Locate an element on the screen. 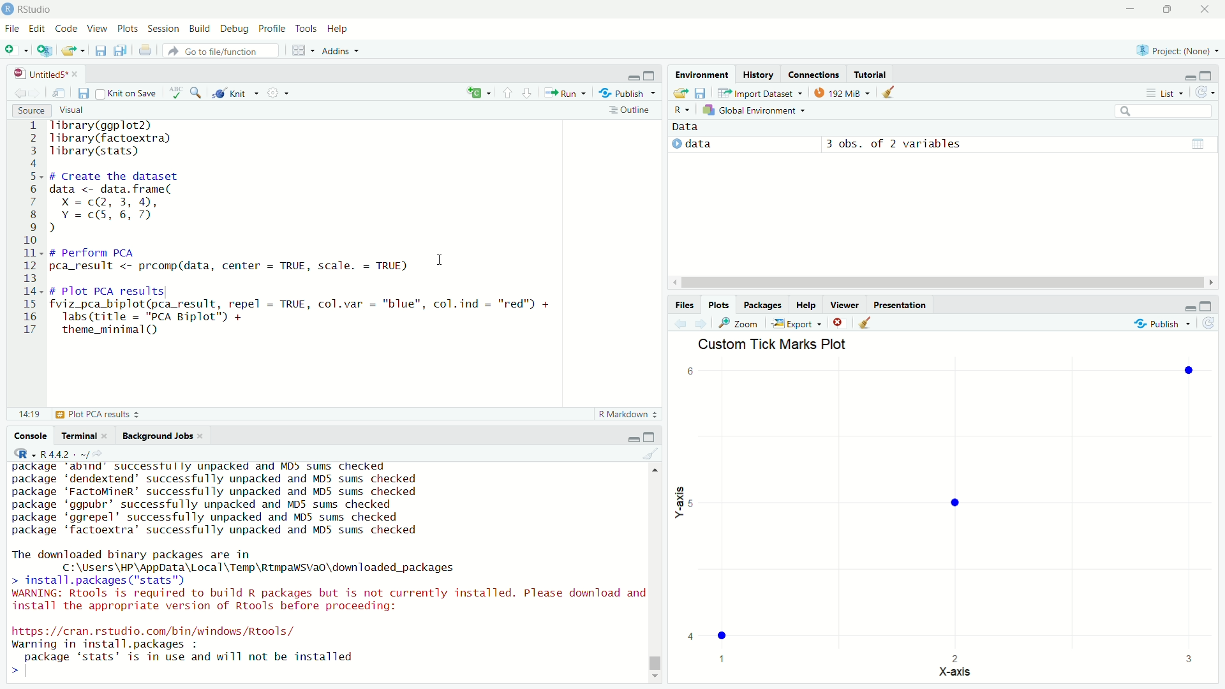 This screenshot has height=689, width=1225. 3obs. of 2 variable is located at coordinates (1013, 145).